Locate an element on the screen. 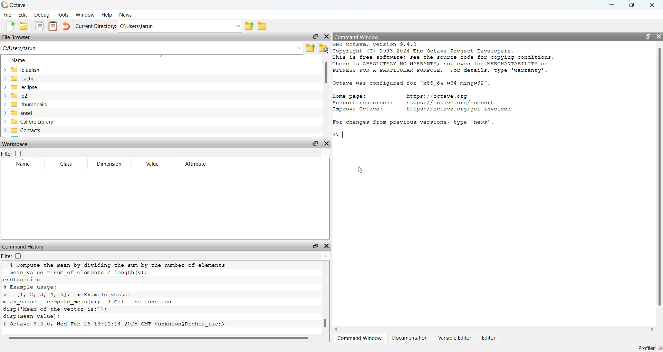 The image size is (663, 352). add folder is located at coordinates (24, 26).